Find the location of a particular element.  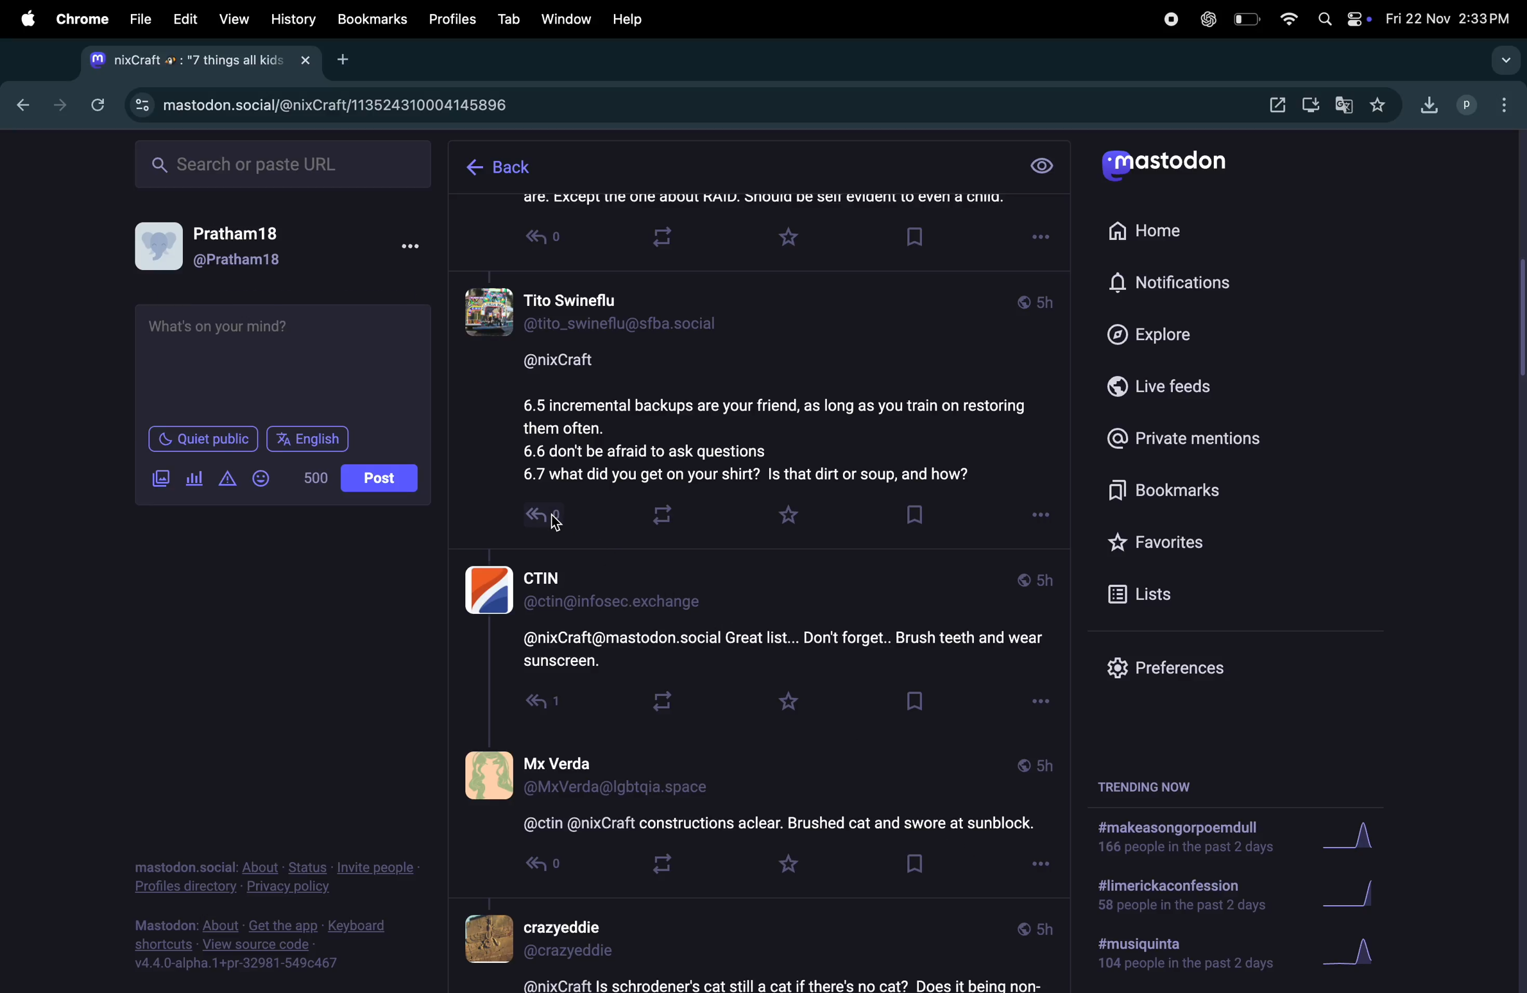

download is located at coordinates (1311, 105).